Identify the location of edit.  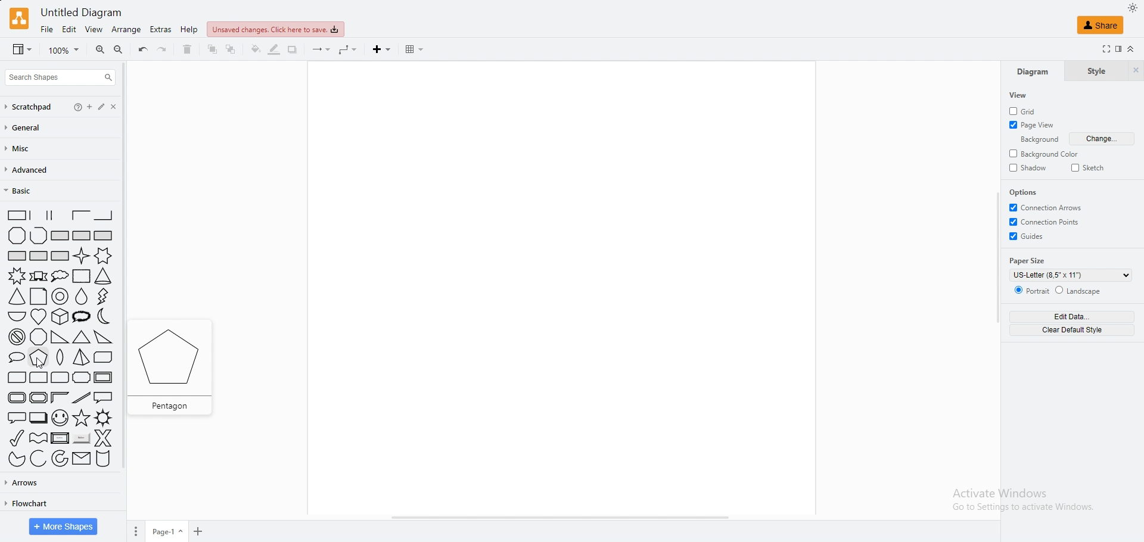
(109, 107).